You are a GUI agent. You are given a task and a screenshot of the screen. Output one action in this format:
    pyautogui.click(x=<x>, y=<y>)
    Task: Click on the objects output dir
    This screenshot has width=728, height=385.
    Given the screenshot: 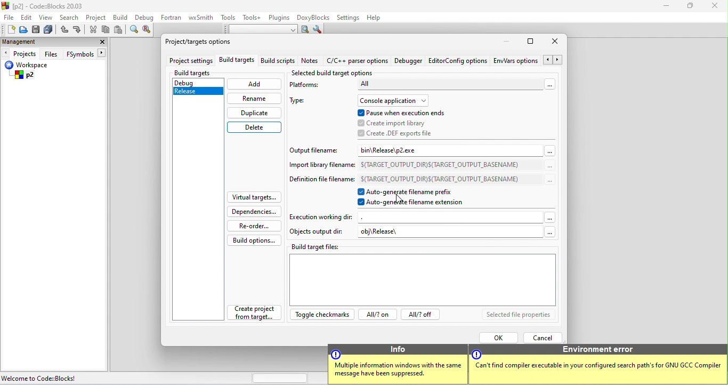 What is the action you would take?
    pyautogui.click(x=318, y=232)
    